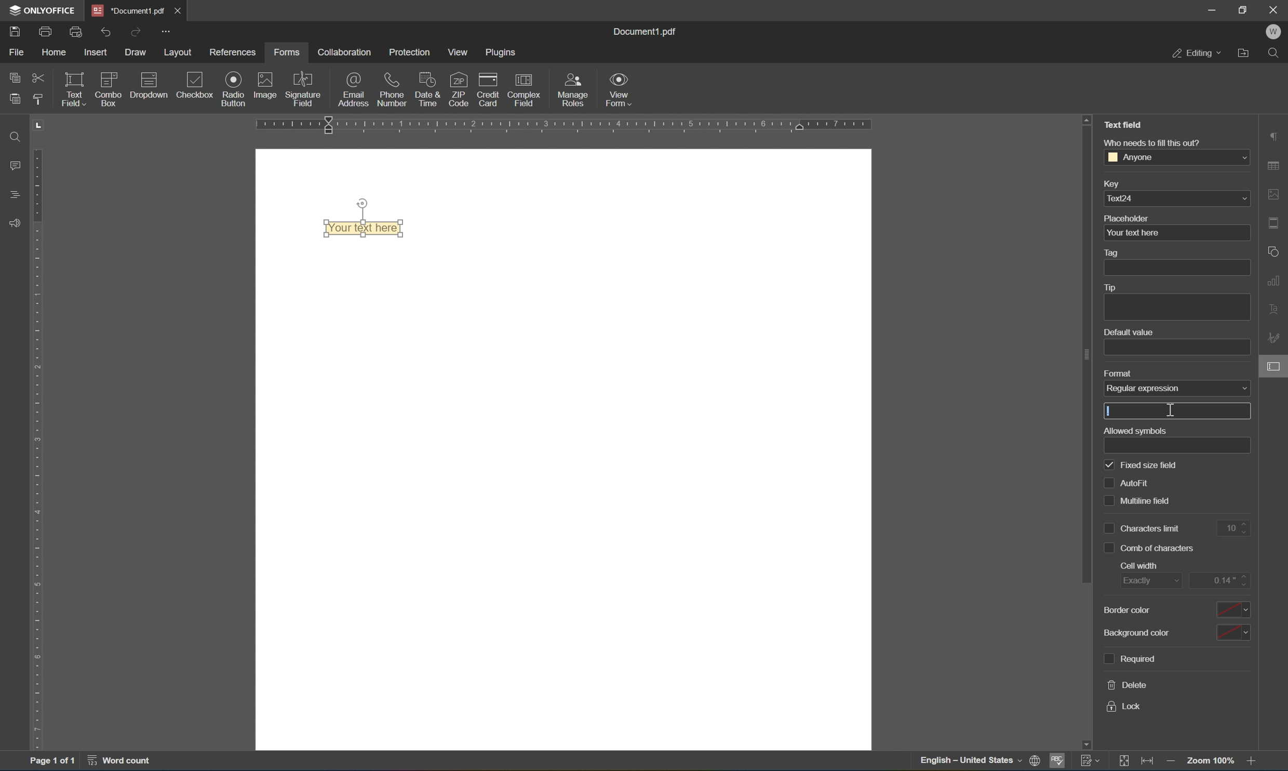  What do you see at coordinates (1177, 156) in the screenshot?
I see `anyone` at bounding box center [1177, 156].